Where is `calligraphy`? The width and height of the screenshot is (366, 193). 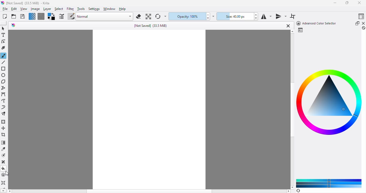
calligraphy is located at coordinates (3, 48).